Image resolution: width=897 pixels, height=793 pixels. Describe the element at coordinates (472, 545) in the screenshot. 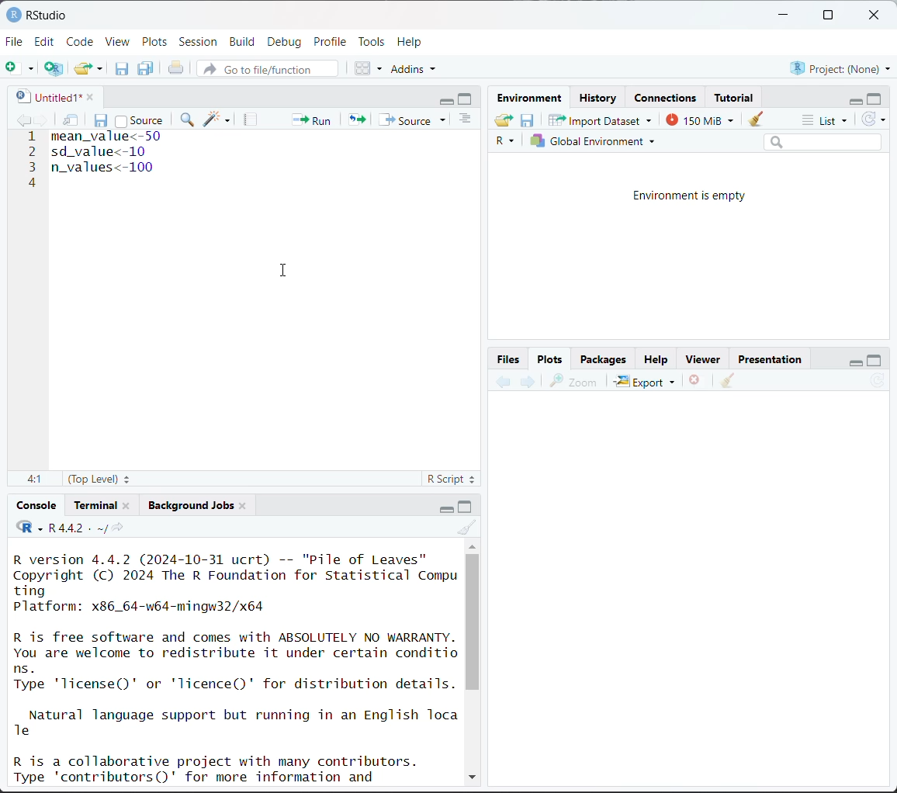

I see `up` at that location.